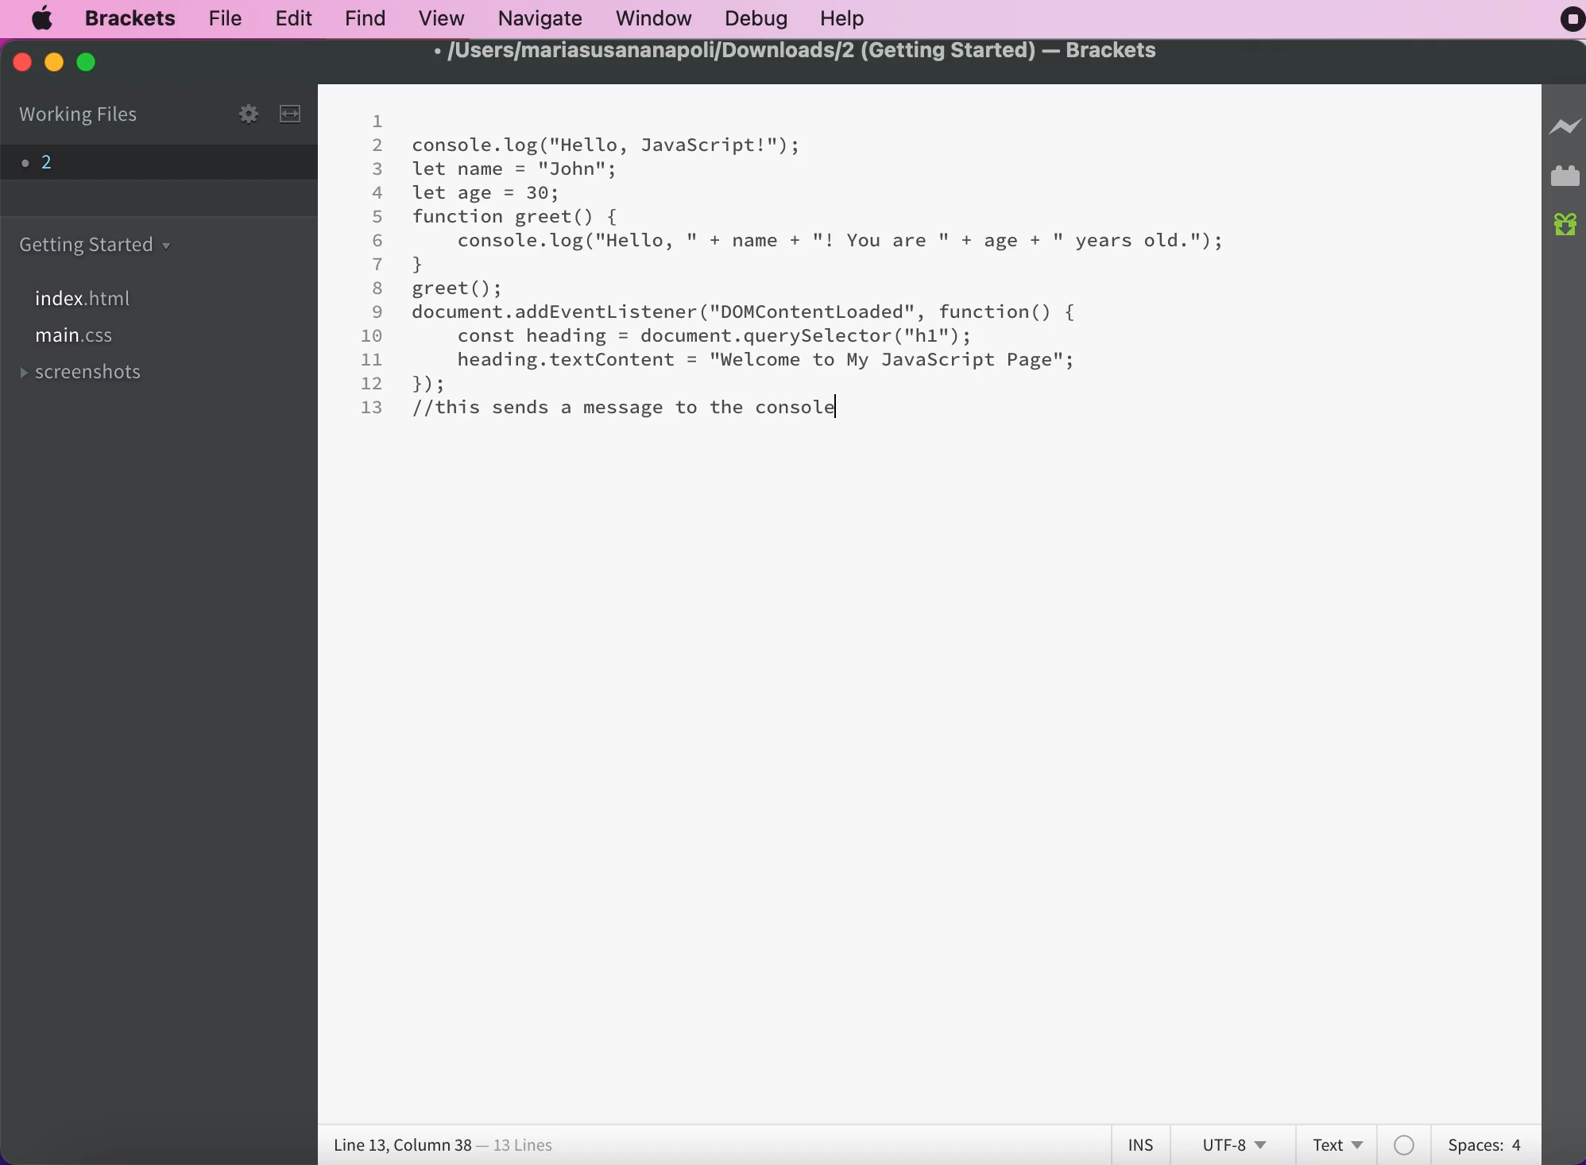  Describe the element at coordinates (378, 263) in the screenshot. I see `7` at that location.